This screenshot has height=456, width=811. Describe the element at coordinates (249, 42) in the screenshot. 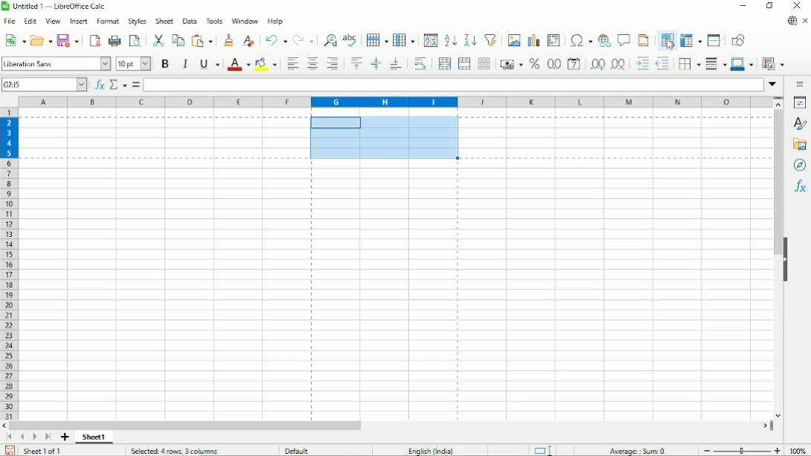

I see `Clear direct formatting` at that location.